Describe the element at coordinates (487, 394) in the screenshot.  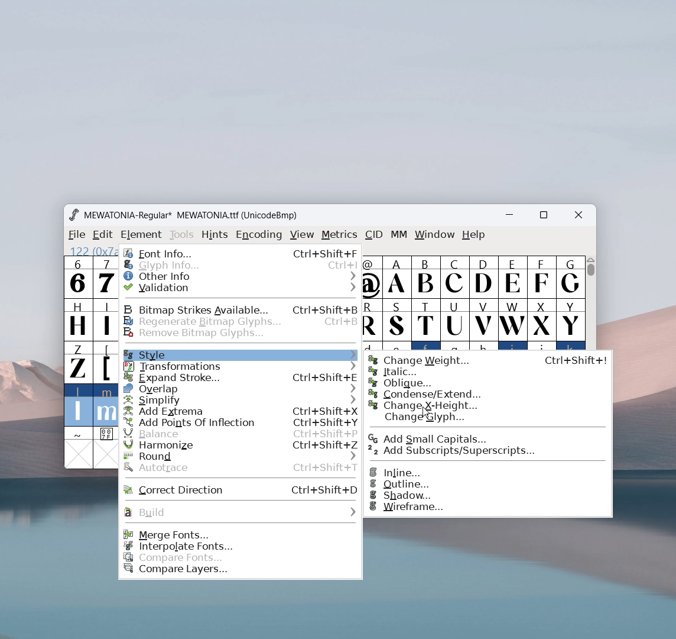
I see `condense/extend` at that location.